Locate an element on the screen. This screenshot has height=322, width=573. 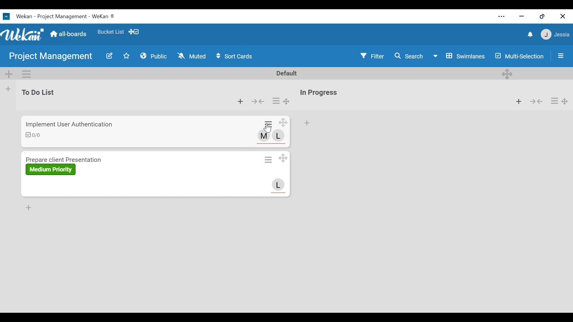
Open/Close Sidebar is located at coordinates (560, 55).